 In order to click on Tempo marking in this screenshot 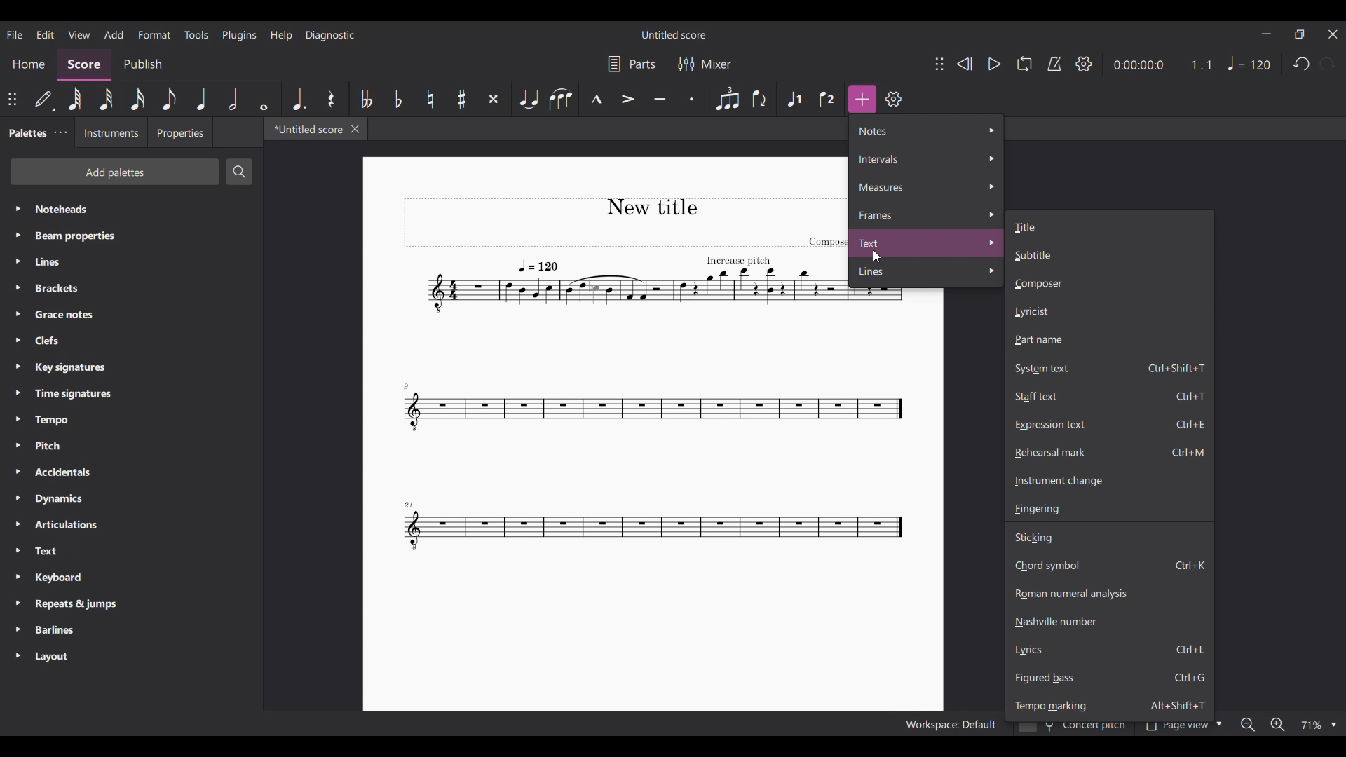, I will do `click(1109, 705)`.